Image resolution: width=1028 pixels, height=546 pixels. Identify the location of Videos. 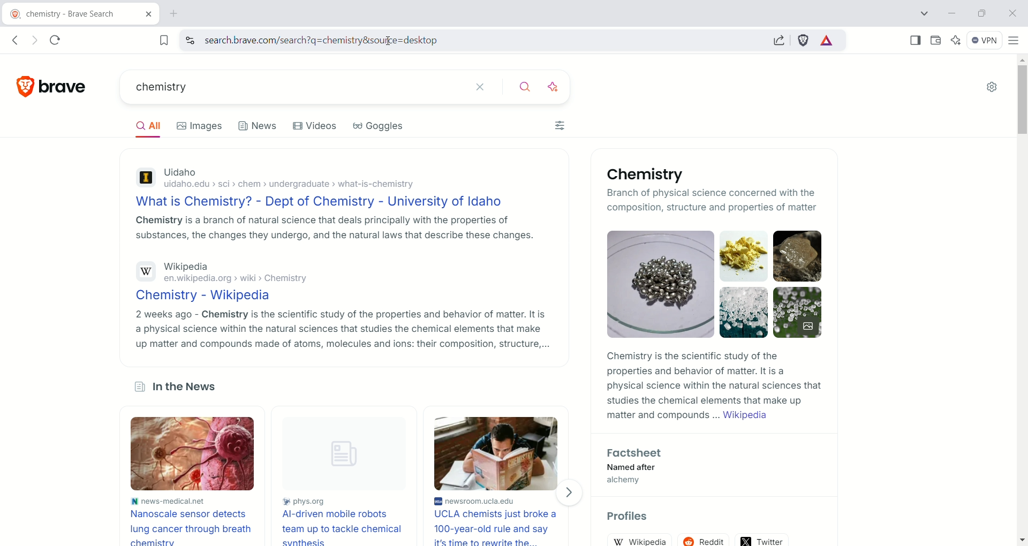
(315, 126).